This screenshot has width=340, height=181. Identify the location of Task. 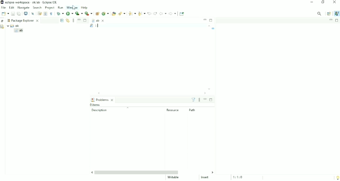
(97, 26).